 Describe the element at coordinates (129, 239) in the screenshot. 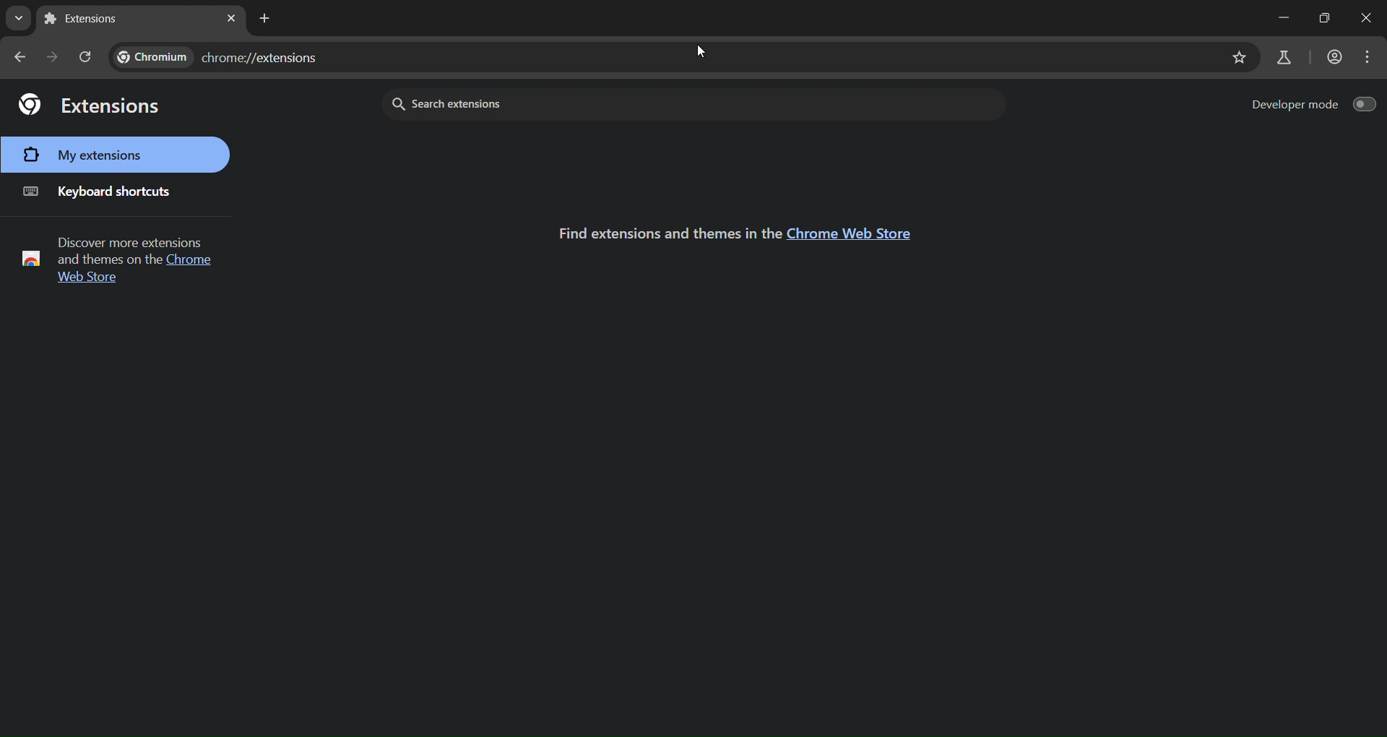

I see `Discover more extensions` at that location.